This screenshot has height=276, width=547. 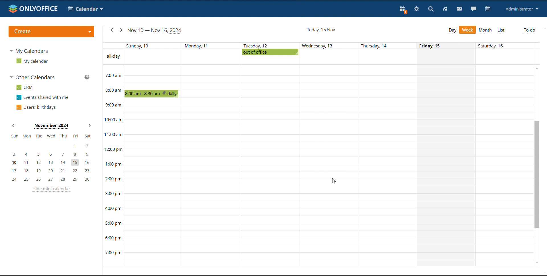 I want to click on crm, so click(x=25, y=87).